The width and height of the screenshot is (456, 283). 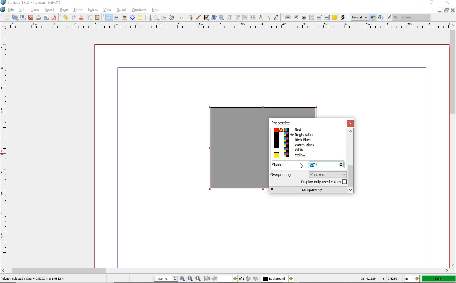 I want to click on arc, so click(x=163, y=18).